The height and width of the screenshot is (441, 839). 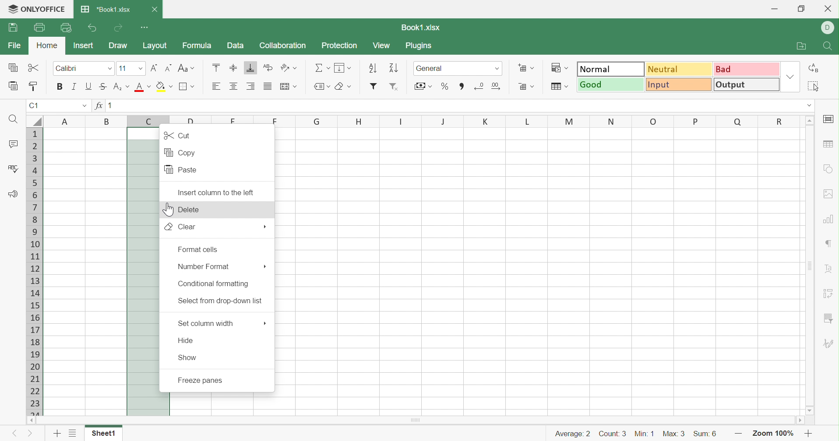 What do you see at coordinates (266, 323) in the screenshot?
I see `More` at bounding box center [266, 323].